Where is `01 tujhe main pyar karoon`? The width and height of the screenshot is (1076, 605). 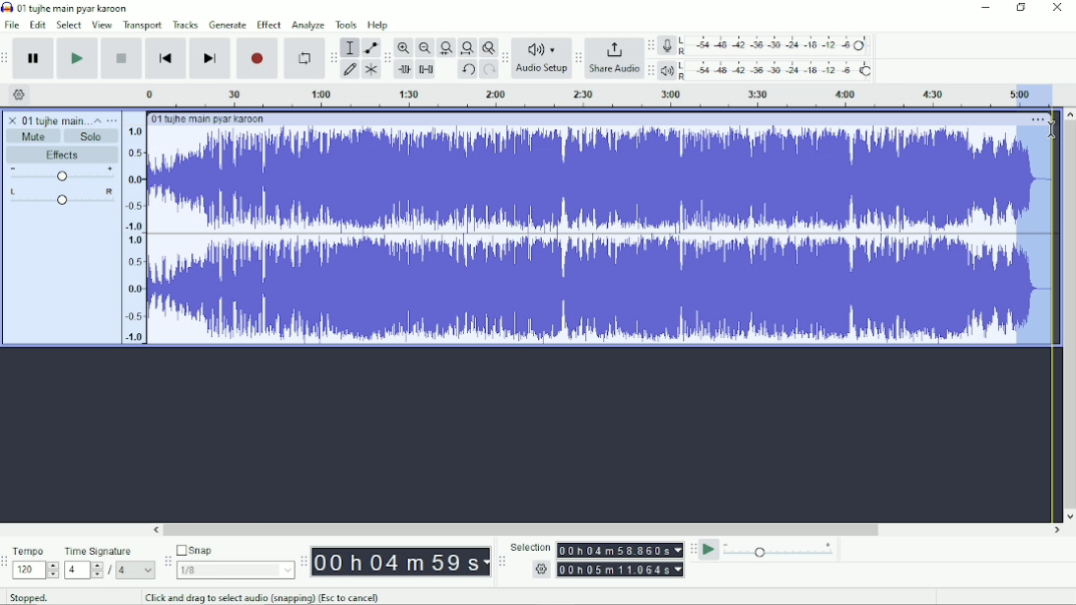 01 tujhe main pyar karoon is located at coordinates (75, 8).